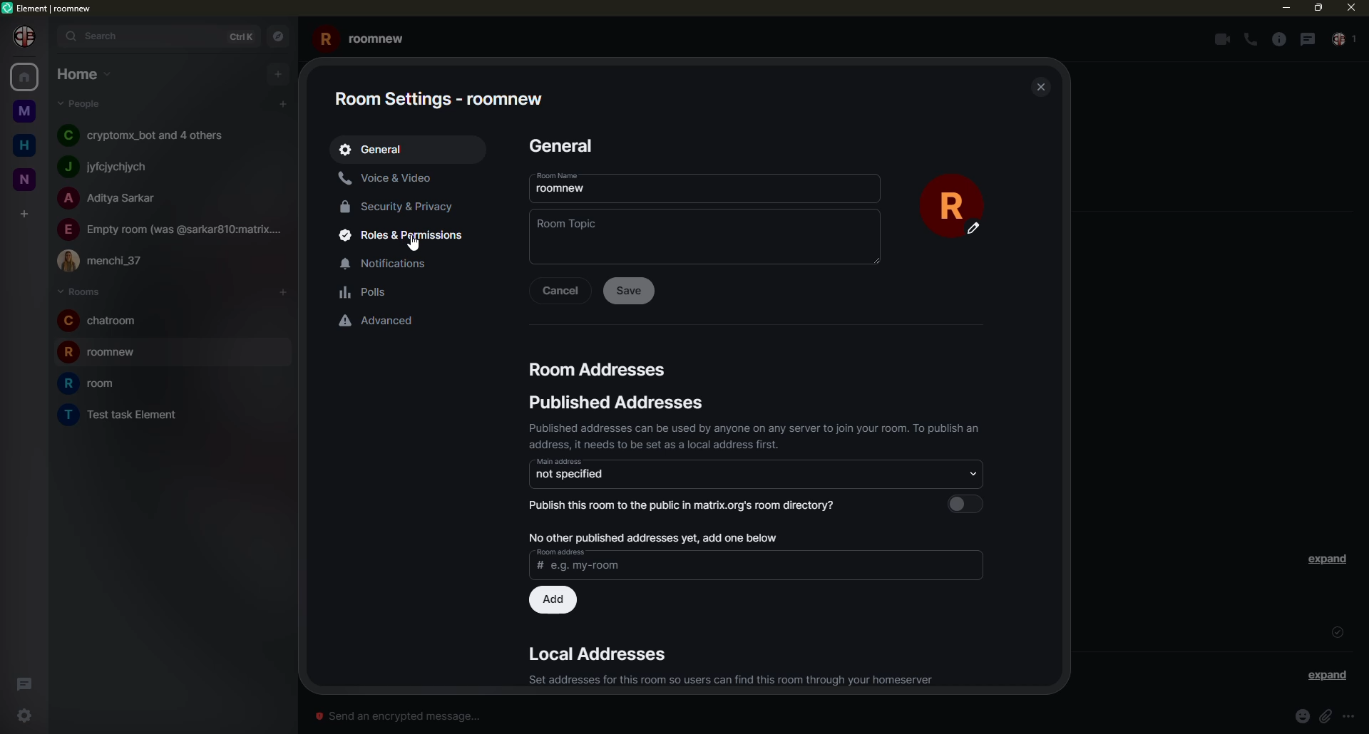  What do you see at coordinates (404, 206) in the screenshot?
I see `security` at bounding box center [404, 206].